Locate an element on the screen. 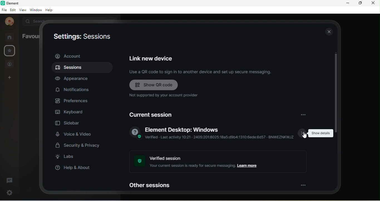  cursor movement is located at coordinates (304, 136).